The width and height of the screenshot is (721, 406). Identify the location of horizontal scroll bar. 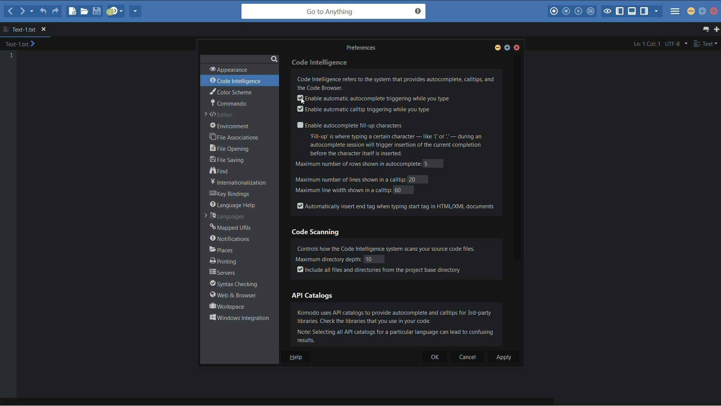
(285, 401).